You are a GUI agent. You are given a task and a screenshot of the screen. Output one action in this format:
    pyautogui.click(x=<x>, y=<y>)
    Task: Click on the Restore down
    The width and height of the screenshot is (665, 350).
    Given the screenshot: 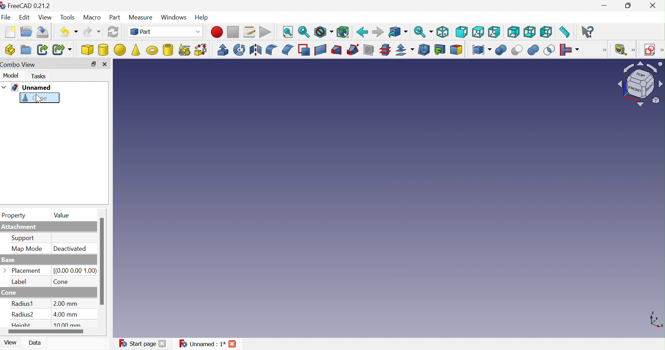 What is the action you would take?
    pyautogui.click(x=93, y=64)
    